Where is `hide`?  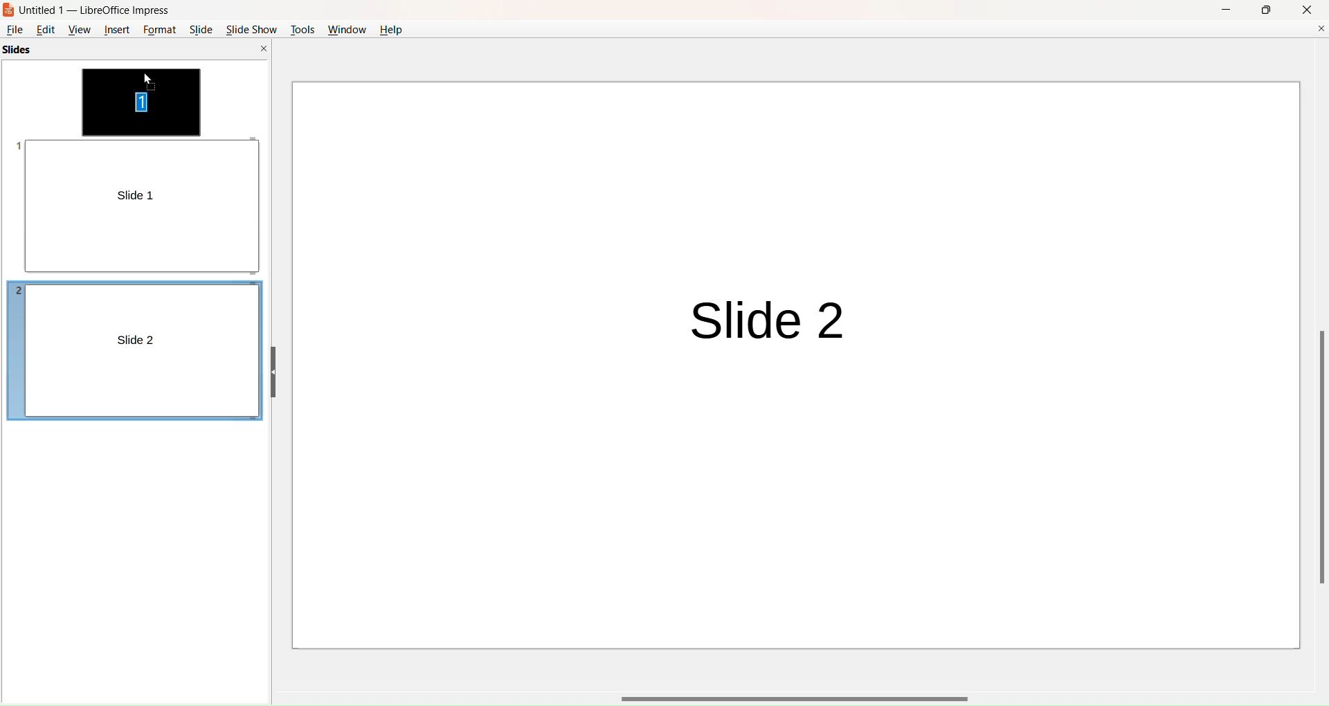
hide is located at coordinates (273, 372).